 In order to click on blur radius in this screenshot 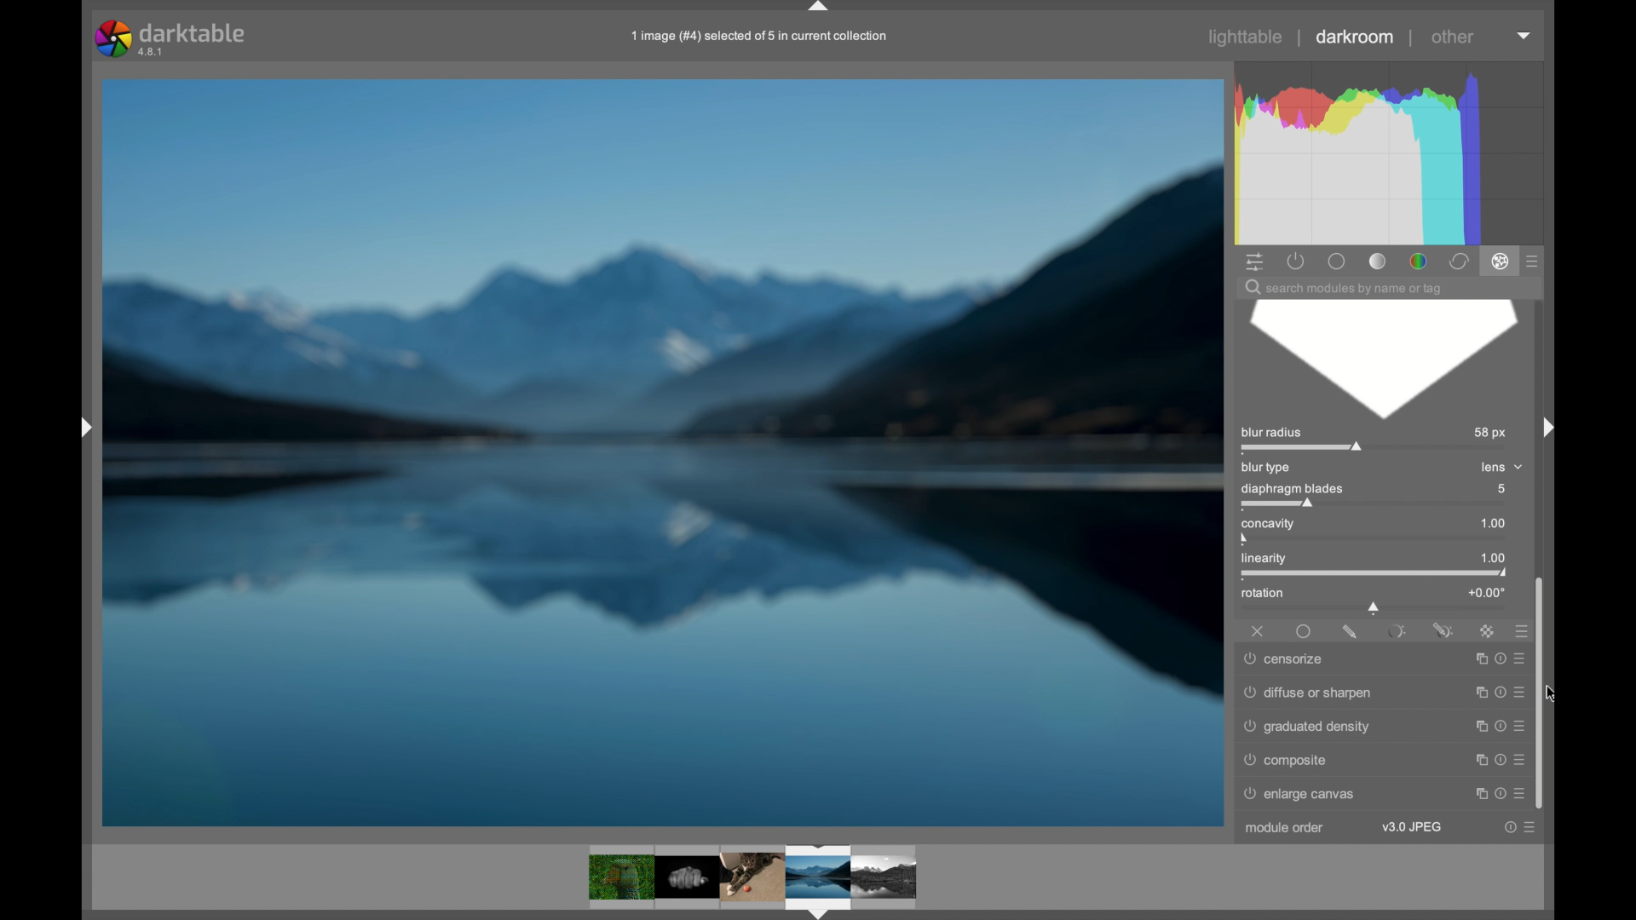, I will do `click(1305, 439)`.